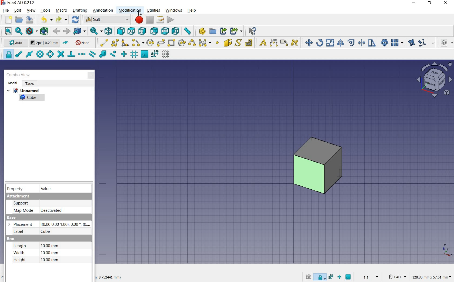 The height and width of the screenshot is (282, 454). I want to click on what's this?, so click(252, 31).